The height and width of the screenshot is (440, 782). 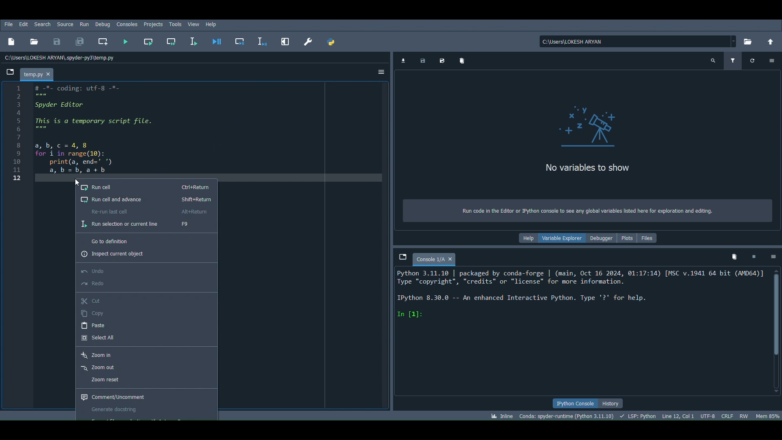 What do you see at coordinates (144, 325) in the screenshot?
I see `Paste` at bounding box center [144, 325].